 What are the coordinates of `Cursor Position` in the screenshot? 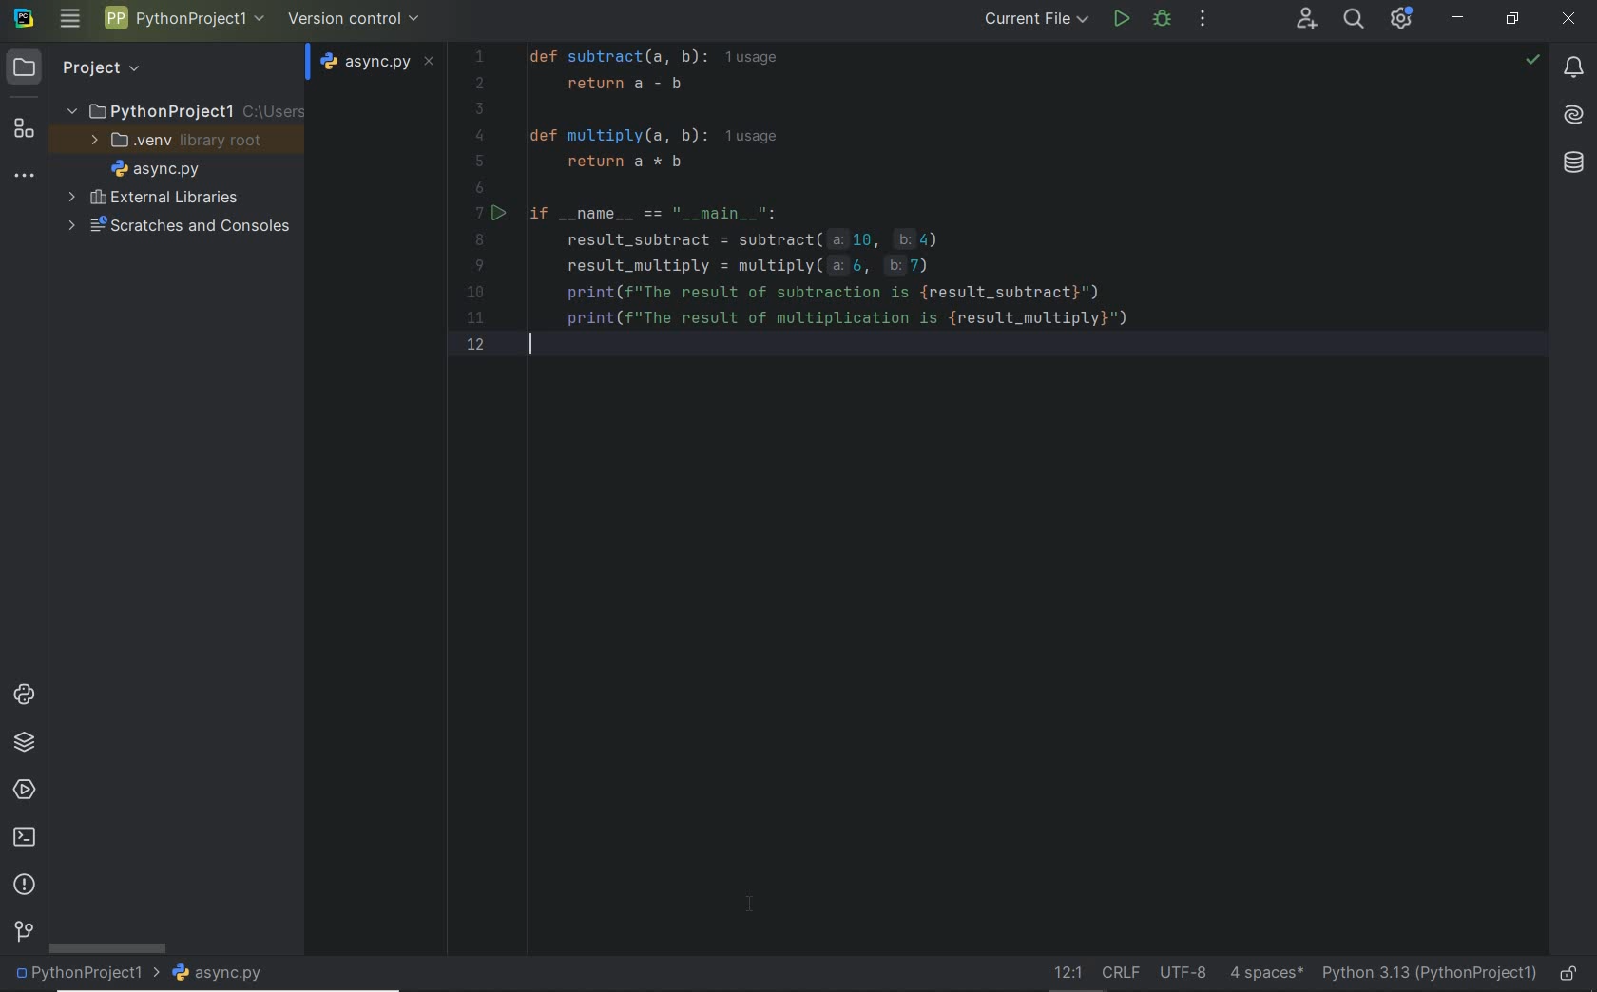 It's located at (752, 904).